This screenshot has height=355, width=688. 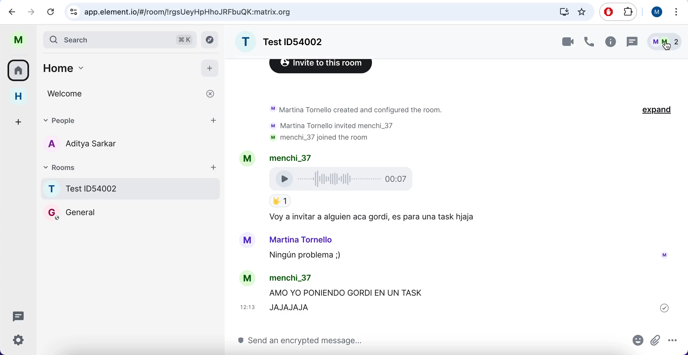 What do you see at coordinates (657, 12) in the screenshot?
I see `user` at bounding box center [657, 12].